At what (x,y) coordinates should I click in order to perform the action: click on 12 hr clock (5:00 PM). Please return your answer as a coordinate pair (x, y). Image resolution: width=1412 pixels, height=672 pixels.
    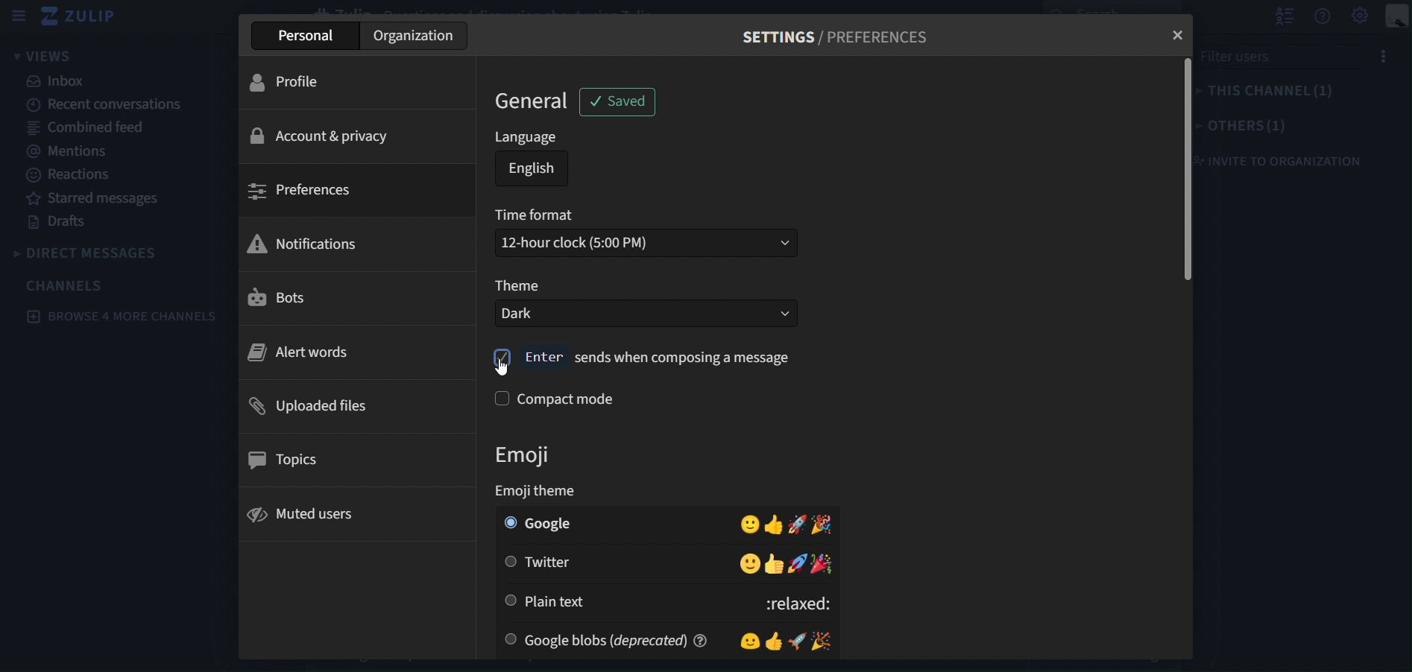
    Looking at the image, I should click on (614, 242).